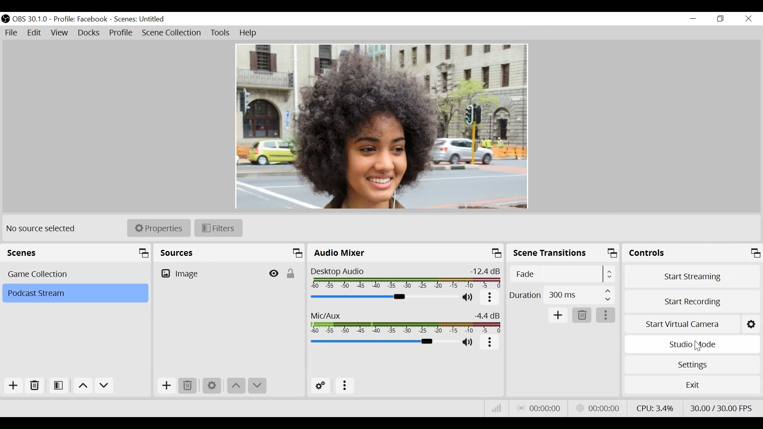 Image resolution: width=763 pixels, height=429 pixels. I want to click on Image, so click(211, 275).